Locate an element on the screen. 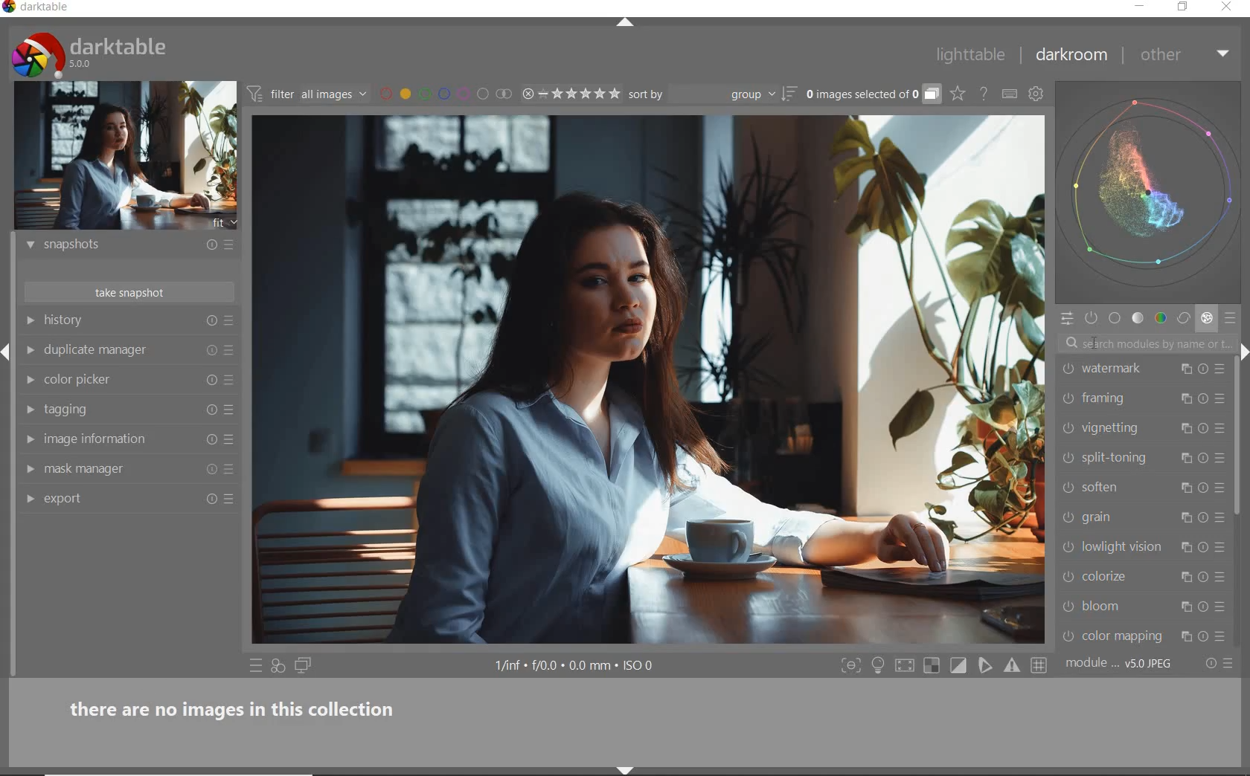  Shift+ctrl+t is located at coordinates (632, 23).